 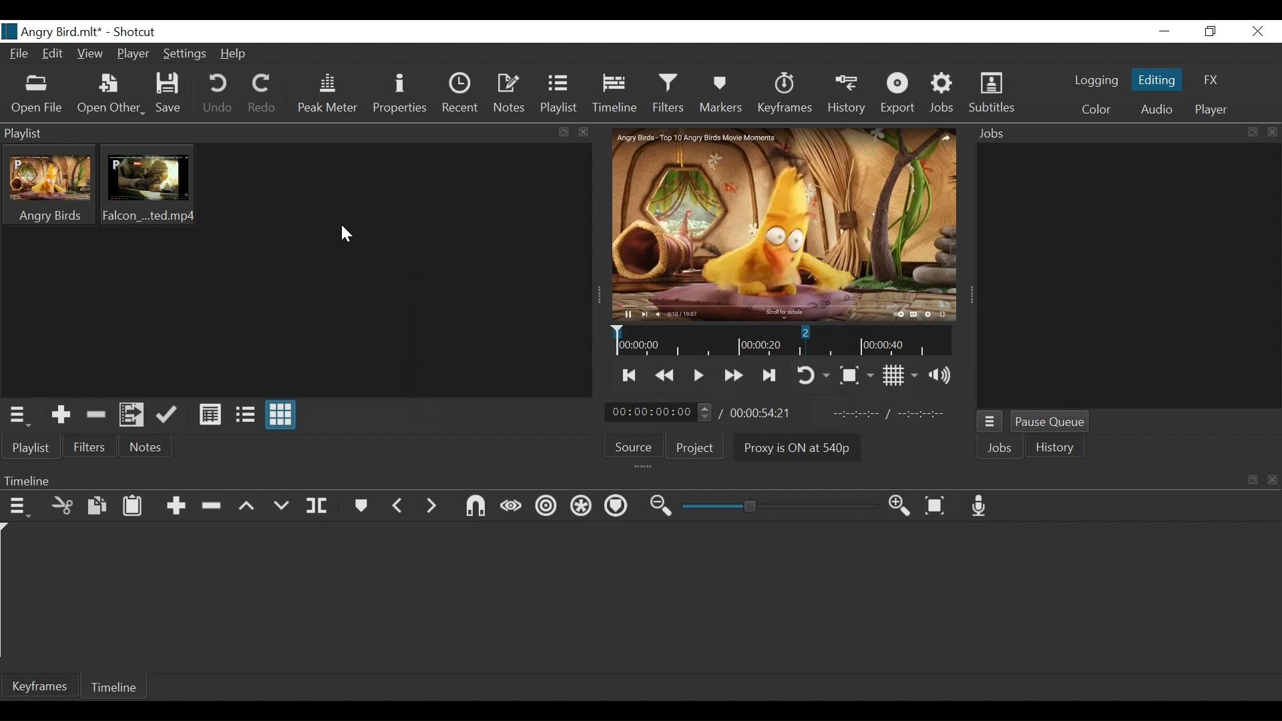 What do you see at coordinates (110, 95) in the screenshot?
I see `Open Other` at bounding box center [110, 95].